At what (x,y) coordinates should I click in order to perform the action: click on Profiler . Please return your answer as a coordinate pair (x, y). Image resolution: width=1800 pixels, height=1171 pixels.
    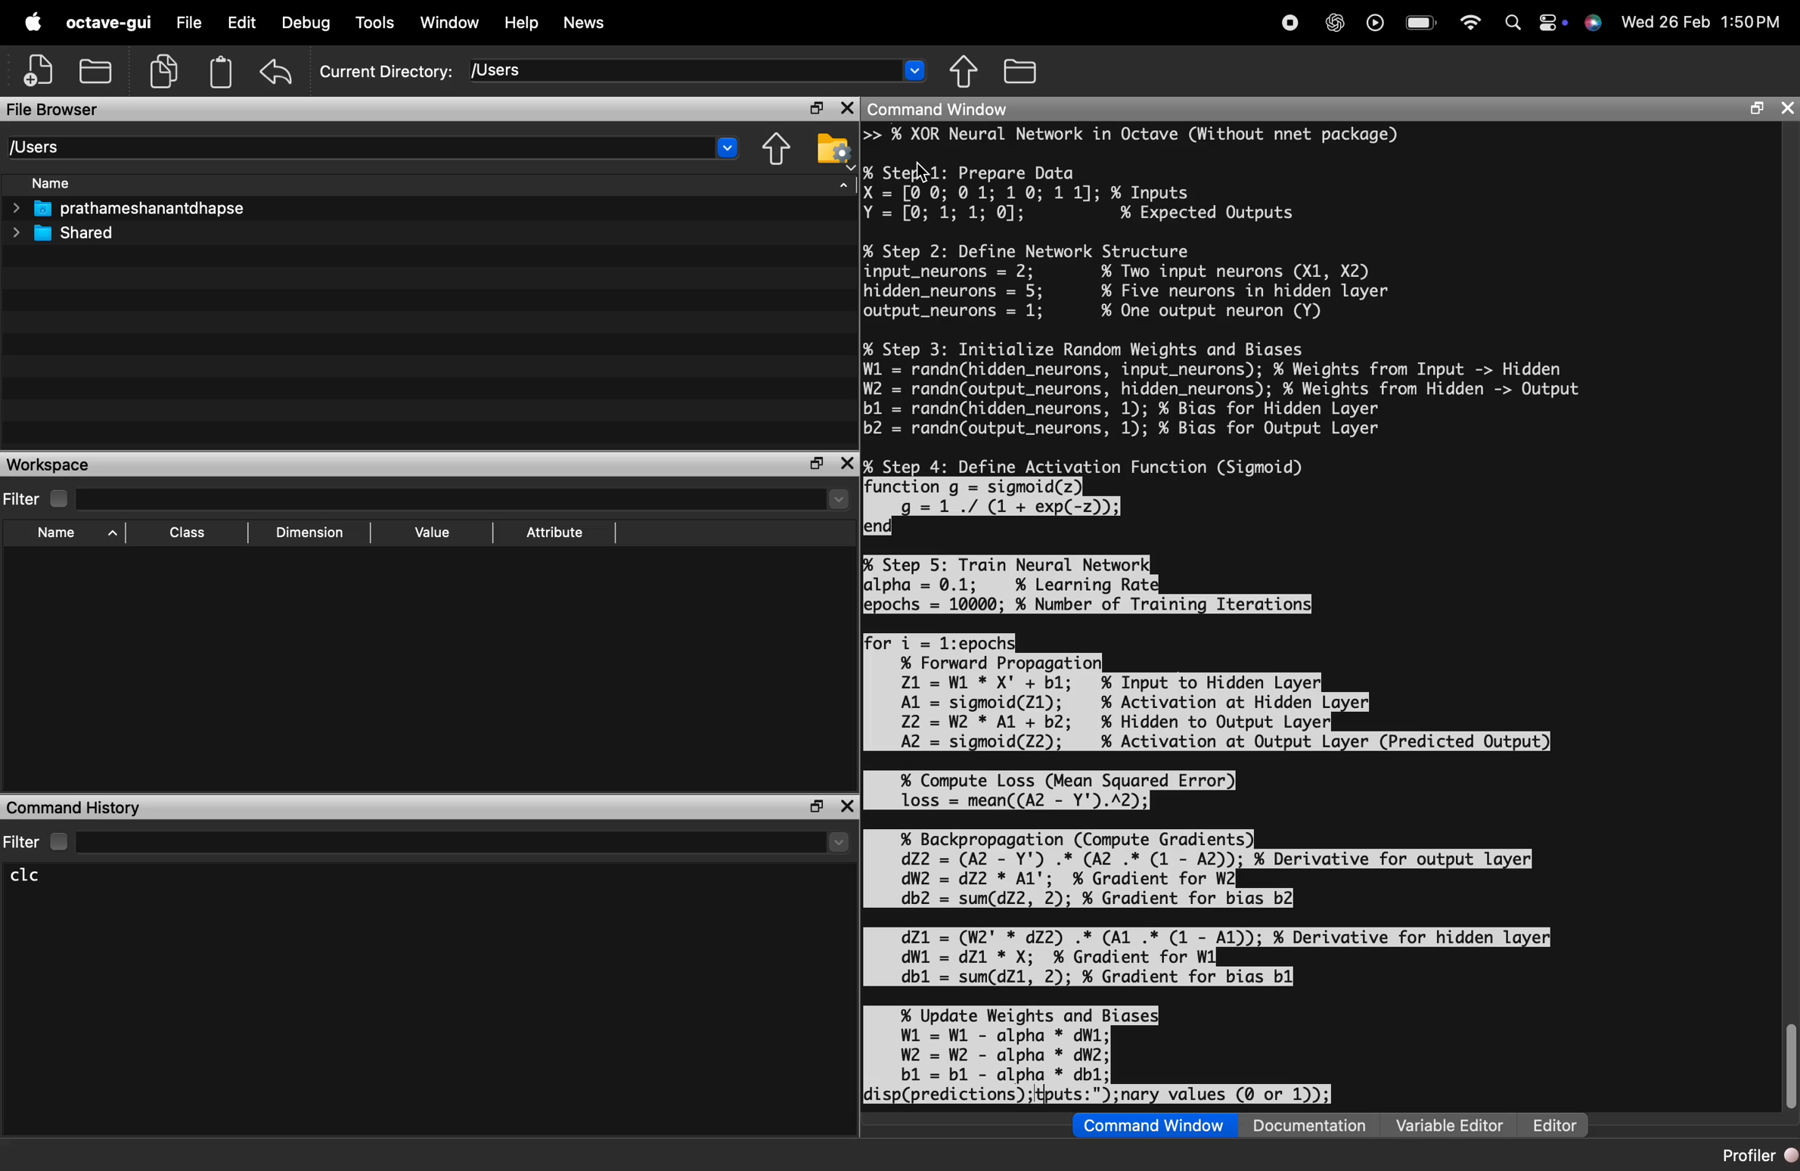
    Looking at the image, I should click on (1750, 1154).